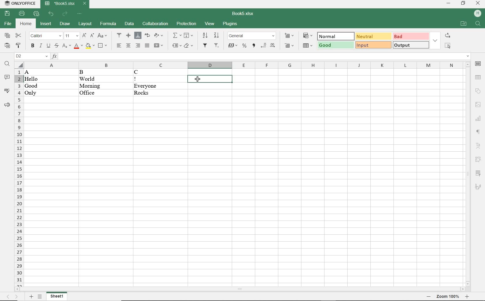 This screenshot has height=301, width=485. I want to click on DATA, so click(94, 83).